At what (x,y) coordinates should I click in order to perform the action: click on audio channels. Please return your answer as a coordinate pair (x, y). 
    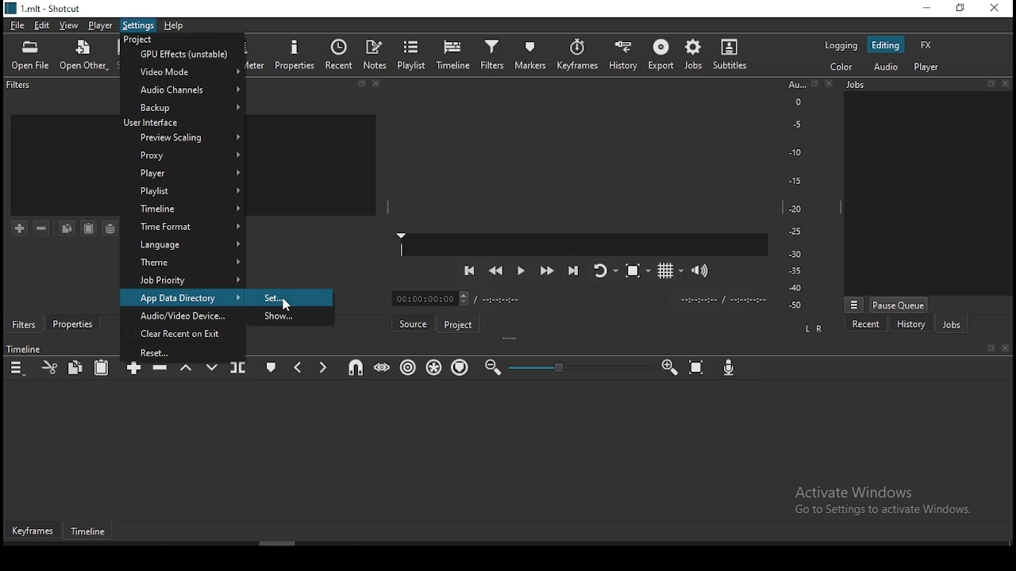
    Looking at the image, I should click on (183, 91).